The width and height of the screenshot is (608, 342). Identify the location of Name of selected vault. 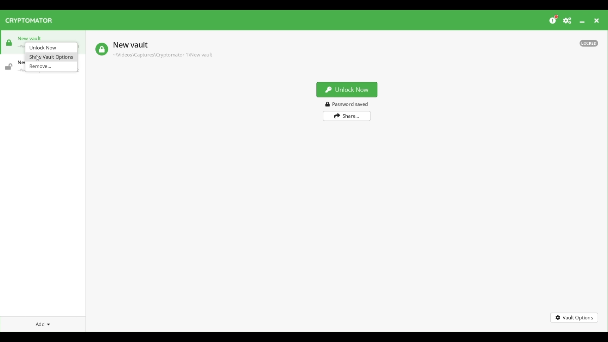
(130, 46).